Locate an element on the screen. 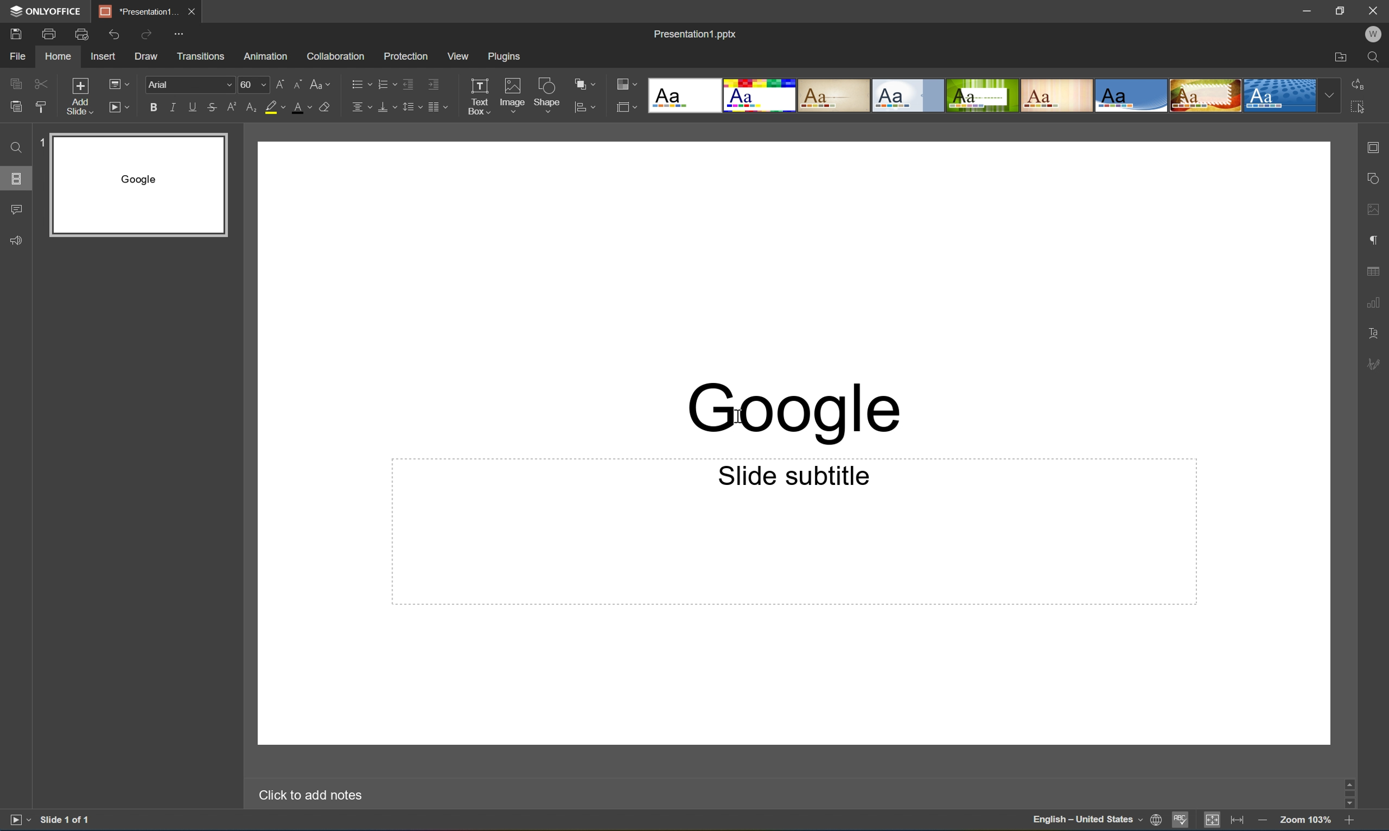  Add slide is located at coordinates (83, 96).